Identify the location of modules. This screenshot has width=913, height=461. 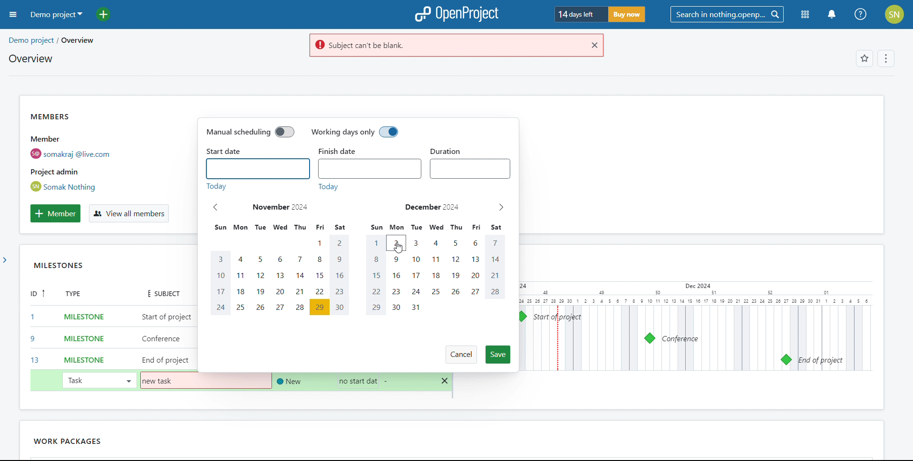
(806, 15).